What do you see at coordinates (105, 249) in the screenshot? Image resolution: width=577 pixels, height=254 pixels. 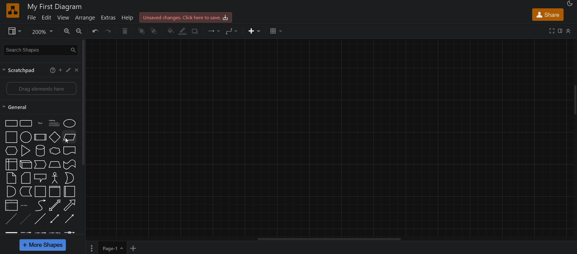 I see `page 1` at bounding box center [105, 249].